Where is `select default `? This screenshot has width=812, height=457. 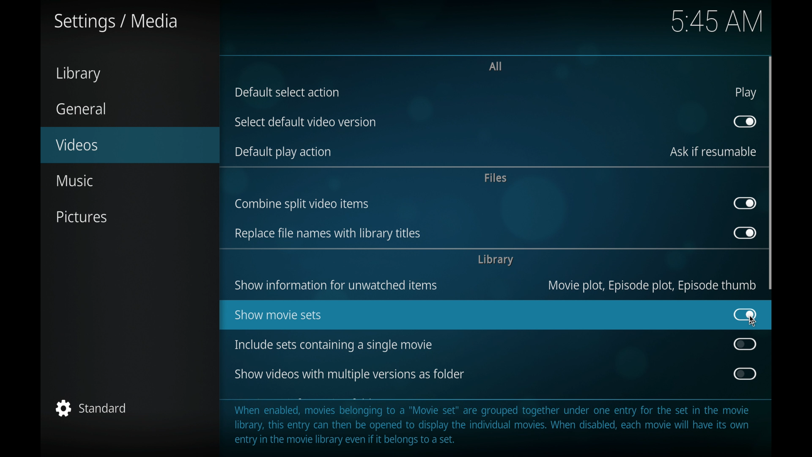 select default  is located at coordinates (305, 122).